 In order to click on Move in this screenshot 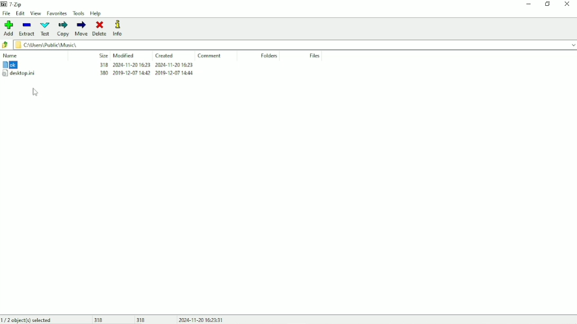, I will do `click(81, 28)`.